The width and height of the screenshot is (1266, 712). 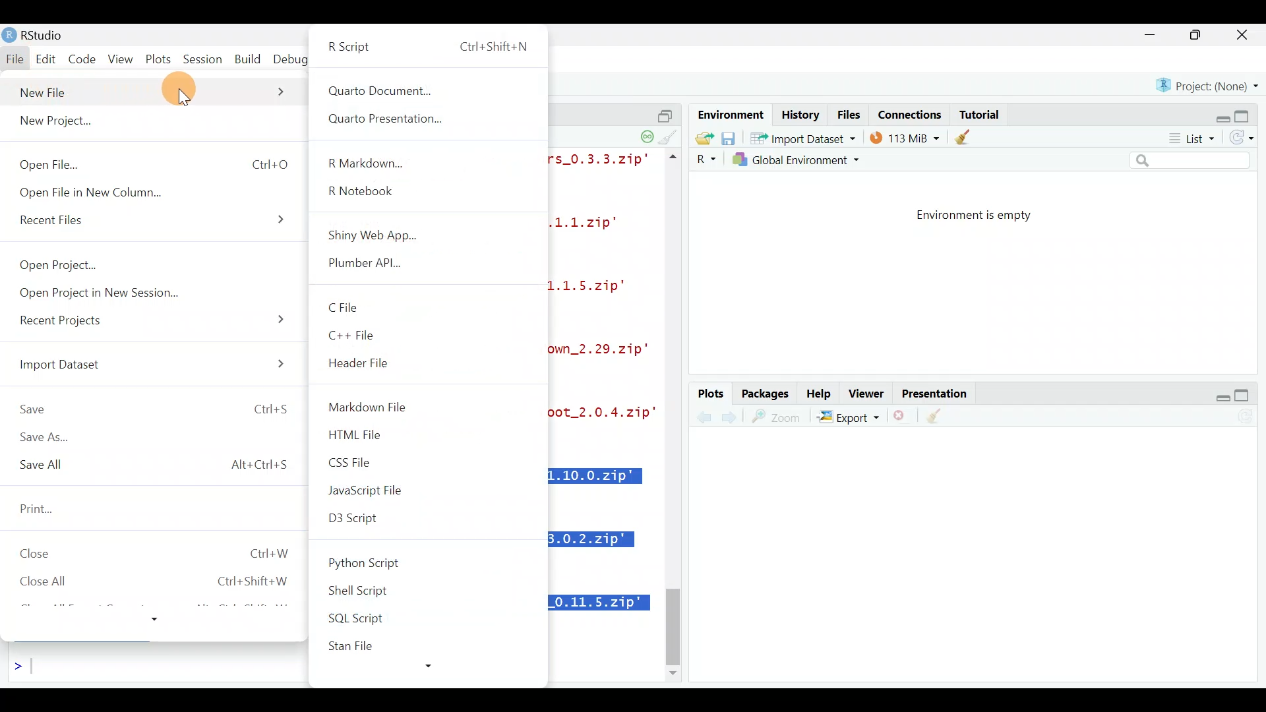 What do you see at coordinates (1243, 37) in the screenshot?
I see `close` at bounding box center [1243, 37].